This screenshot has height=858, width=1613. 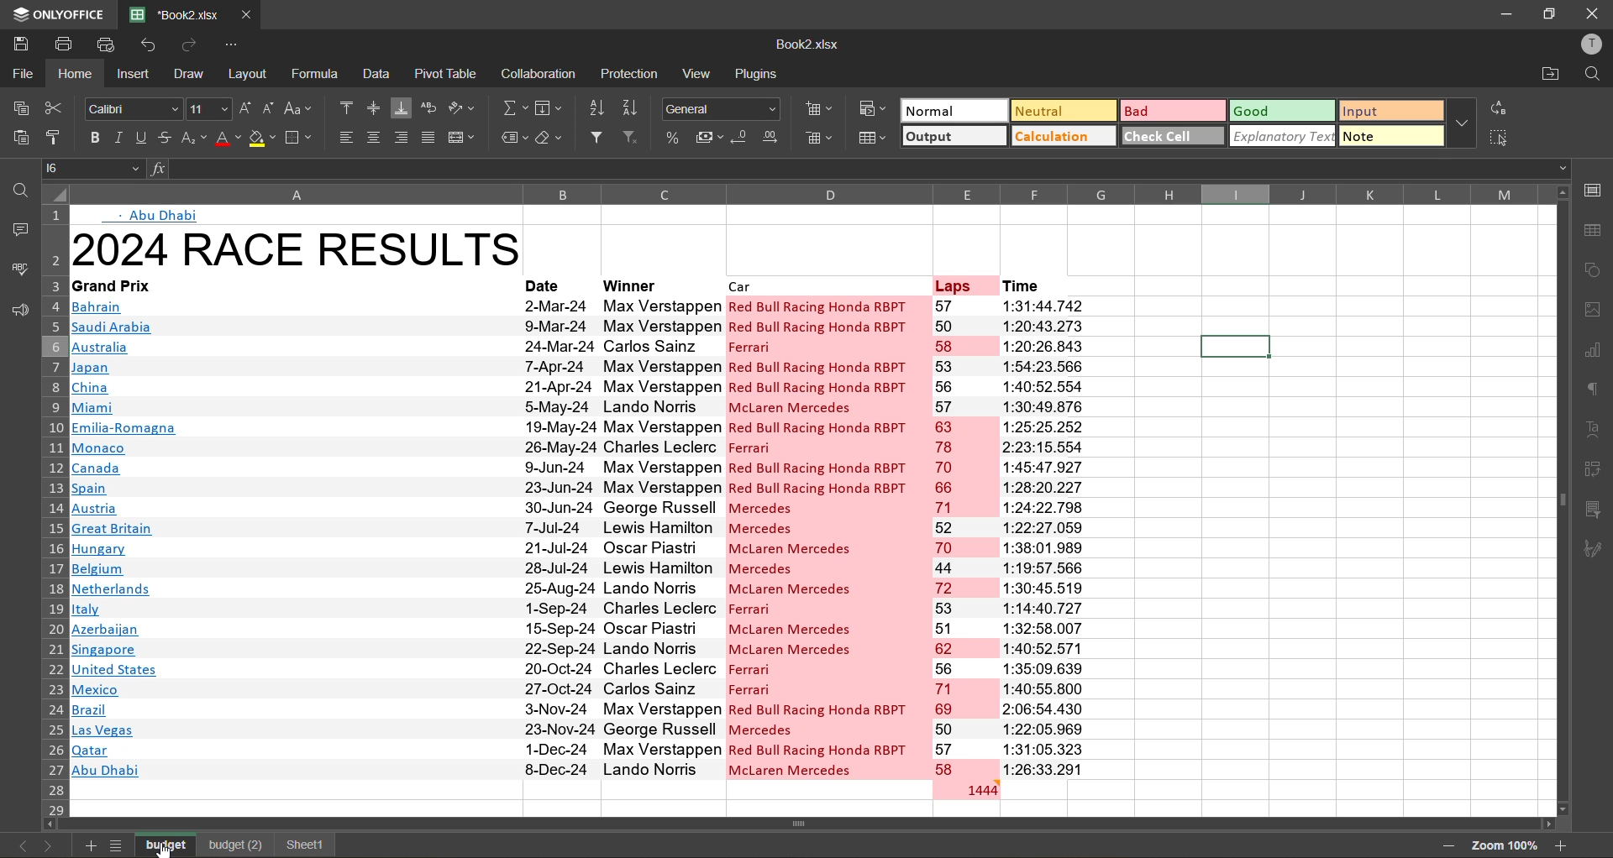 I want to click on sub/superscript, so click(x=193, y=139).